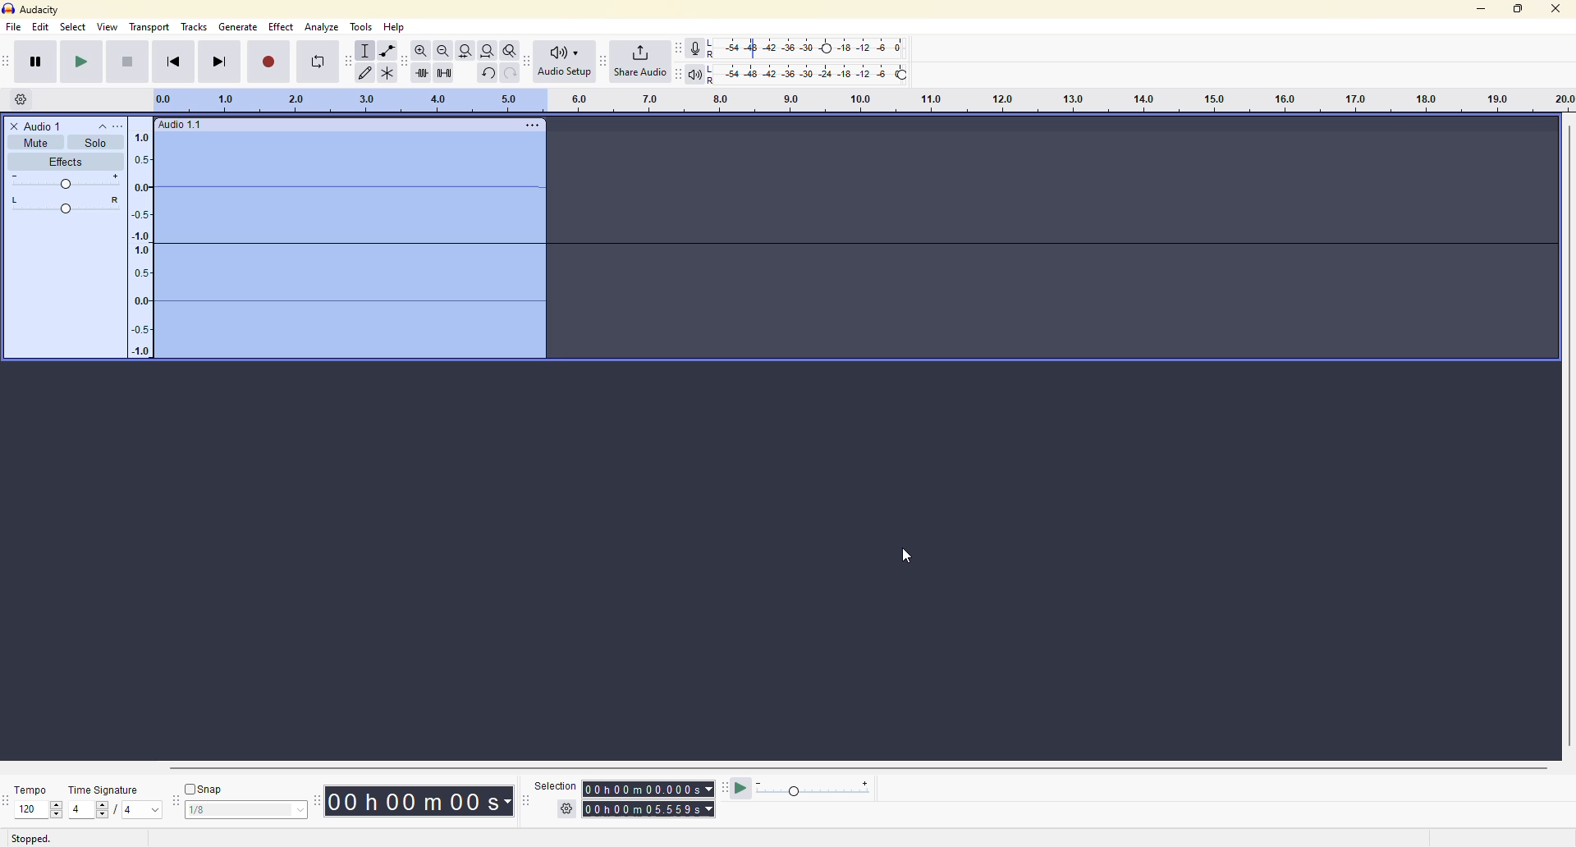 Image resolution: width=1576 pixels, height=847 pixels. Describe the element at coordinates (640, 61) in the screenshot. I see `share audio` at that location.